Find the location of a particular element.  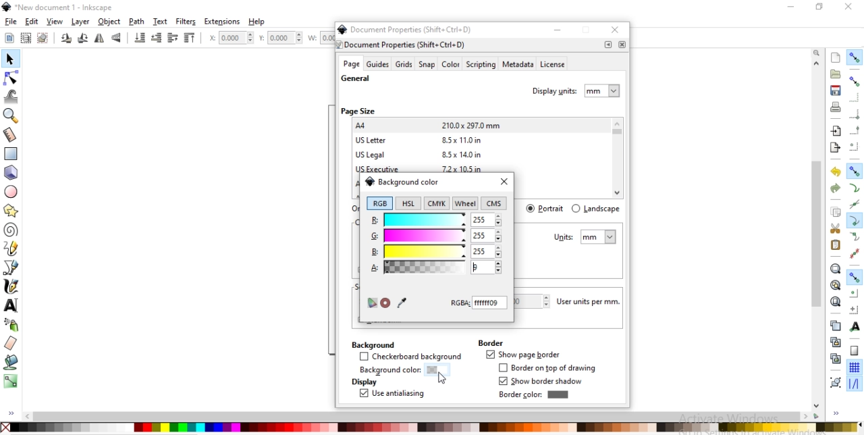

create s document with default template is located at coordinates (836, 57).